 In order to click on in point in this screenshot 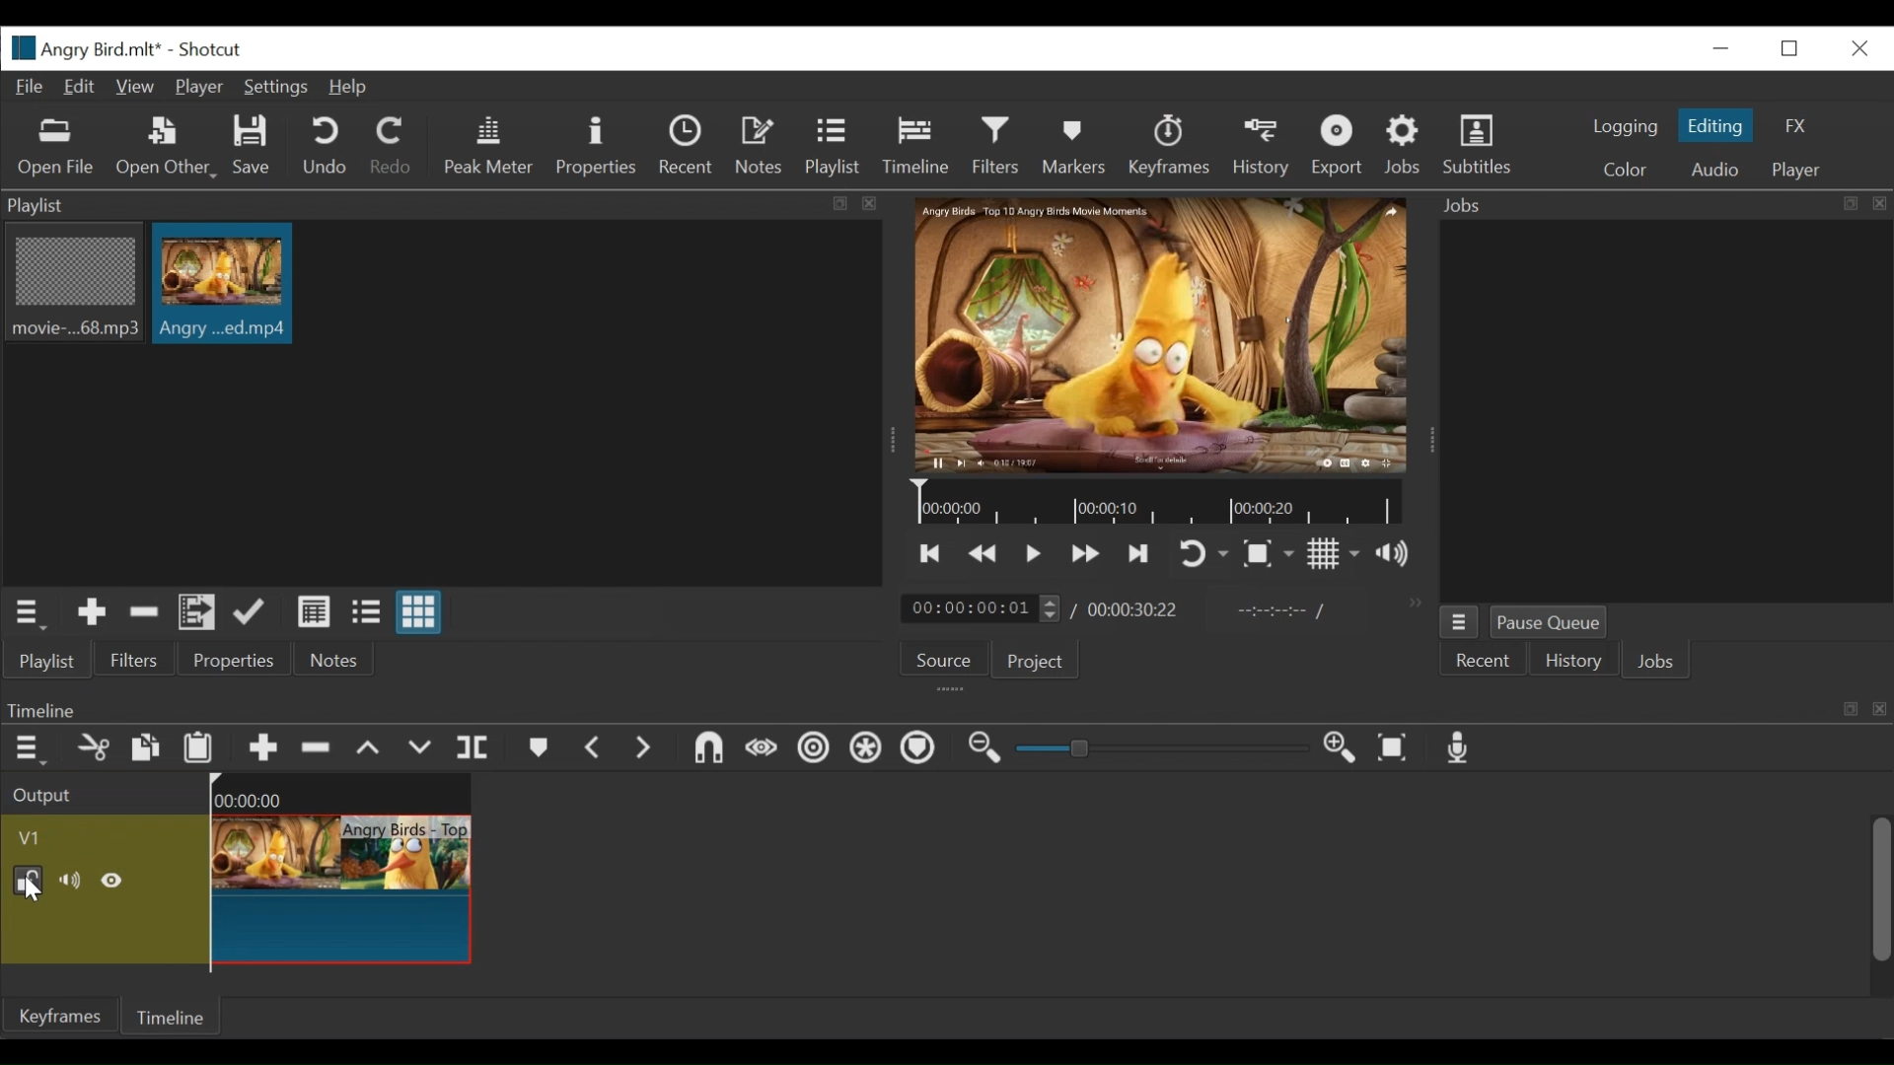, I will do `click(1294, 610)`.